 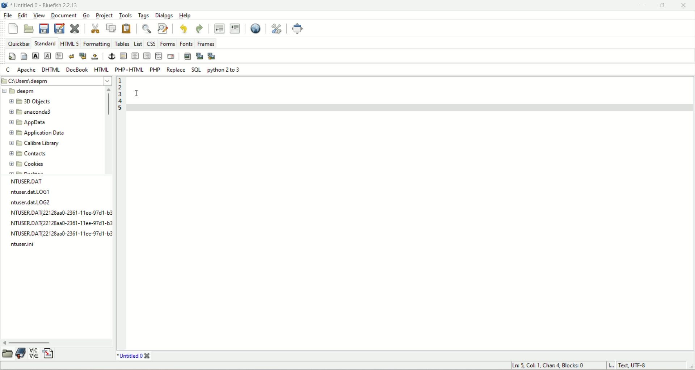 What do you see at coordinates (8, 16) in the screenshot?
I see `file` at bounding box center [8, 16].